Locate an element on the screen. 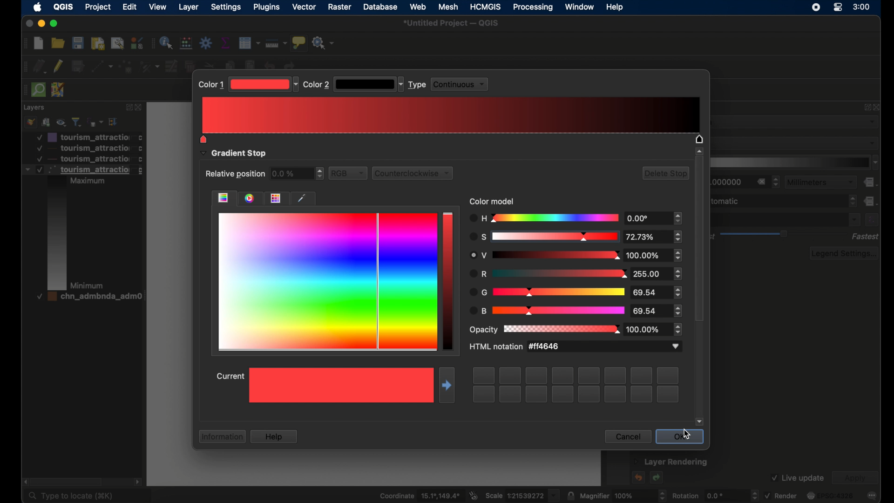 This screenshot has height=503, width=894. selected color preview is located at coordinates (341, 387).